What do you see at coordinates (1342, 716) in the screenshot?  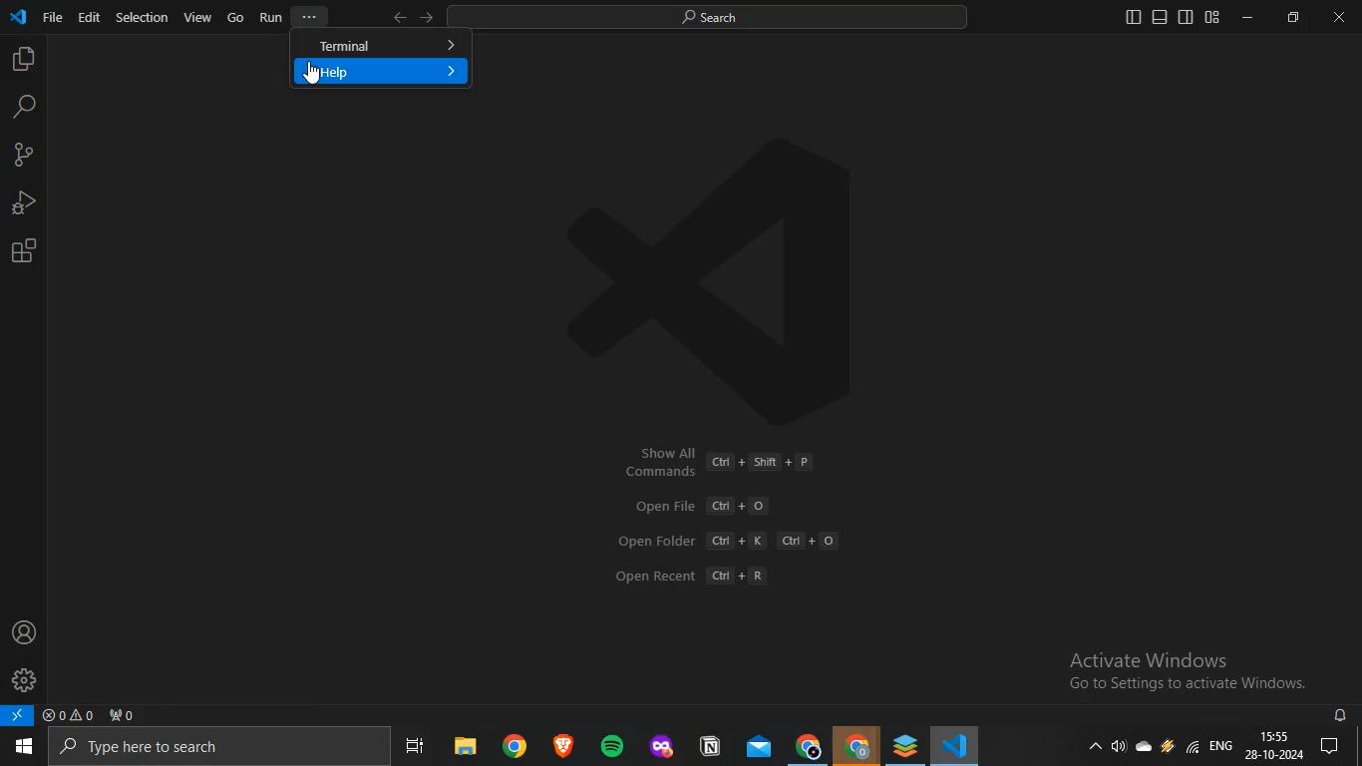 I see `notifications` at bounding box center [1342, 716].